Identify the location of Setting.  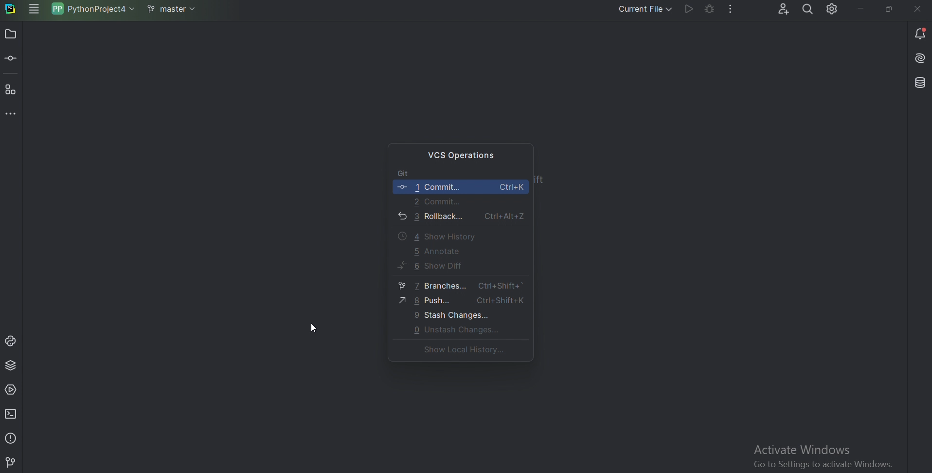
(831, 10).